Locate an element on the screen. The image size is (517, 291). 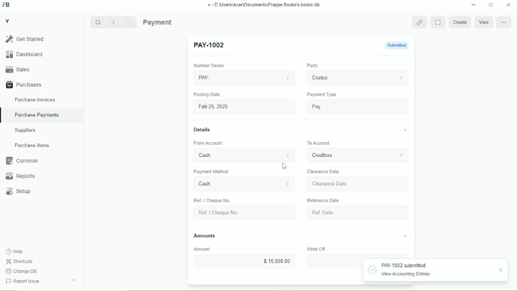
Minimize is located at coordinates (473, 5).